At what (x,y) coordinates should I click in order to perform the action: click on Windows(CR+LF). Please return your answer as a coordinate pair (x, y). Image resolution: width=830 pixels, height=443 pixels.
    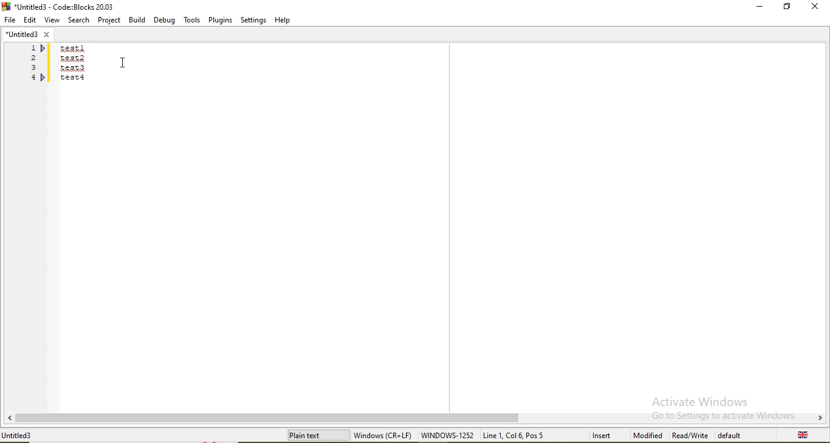
    Looking at the image, I should click on (384, 434).